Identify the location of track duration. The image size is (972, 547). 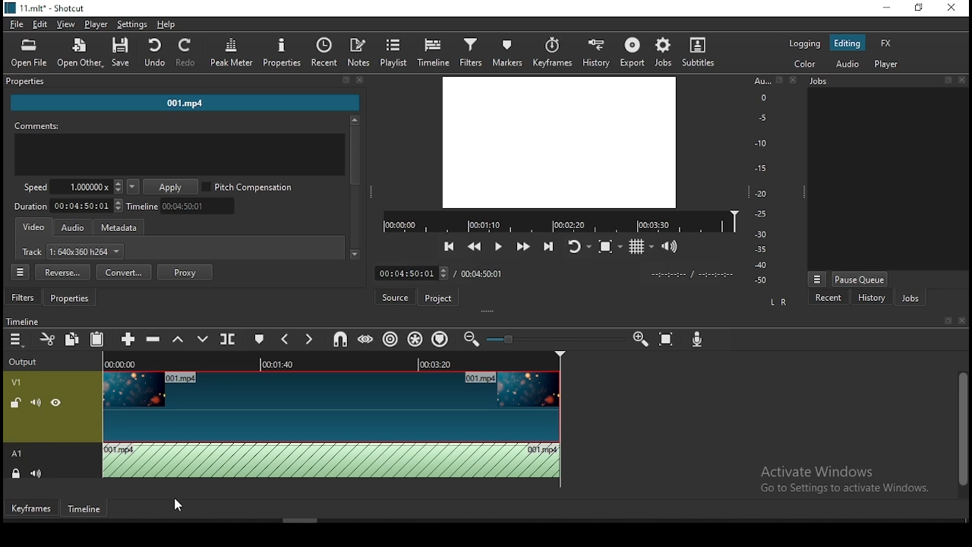
(69, 207).